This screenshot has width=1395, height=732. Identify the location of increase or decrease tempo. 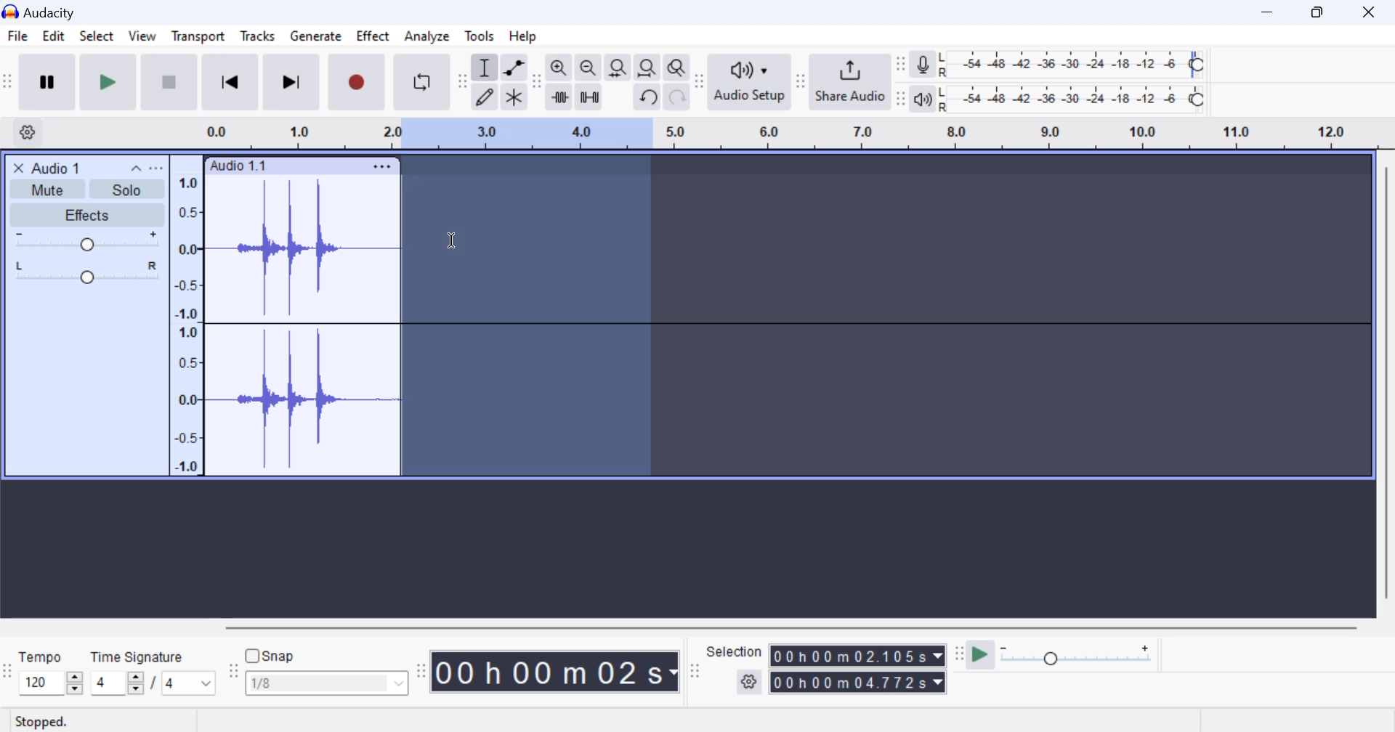
(50, 683).